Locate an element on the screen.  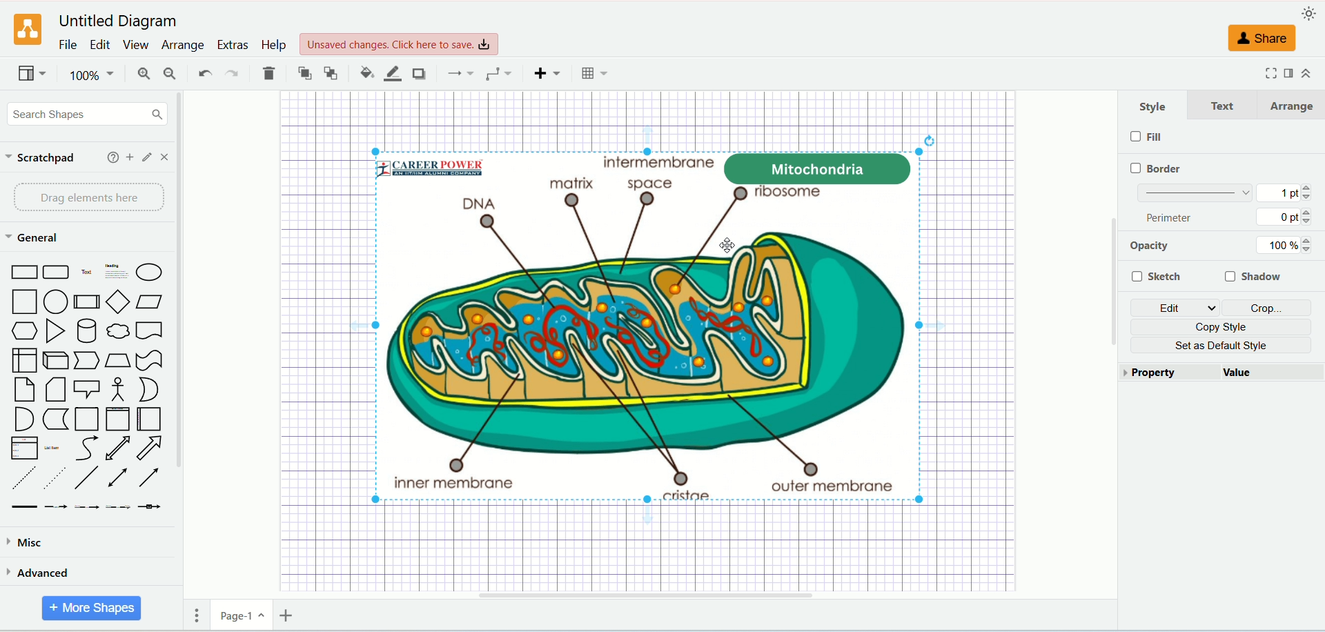
general is located at coordinates (35, 239).